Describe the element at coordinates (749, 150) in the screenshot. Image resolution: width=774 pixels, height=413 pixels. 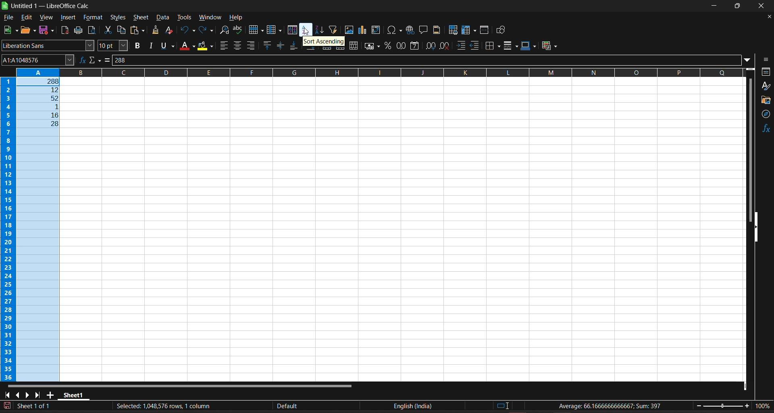
I see `vertical scroll bar` at that location.